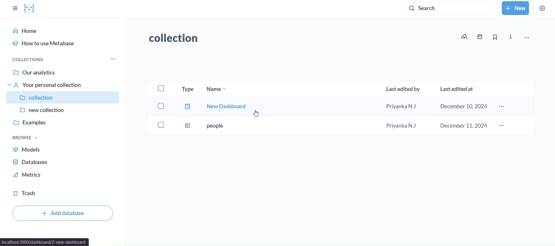 Image resolution: width=555 pixels, height=246 pixels. What do you see at coordinates (64, 98) in the screenshot?
I see `collection` at bounding box center [64, 98].